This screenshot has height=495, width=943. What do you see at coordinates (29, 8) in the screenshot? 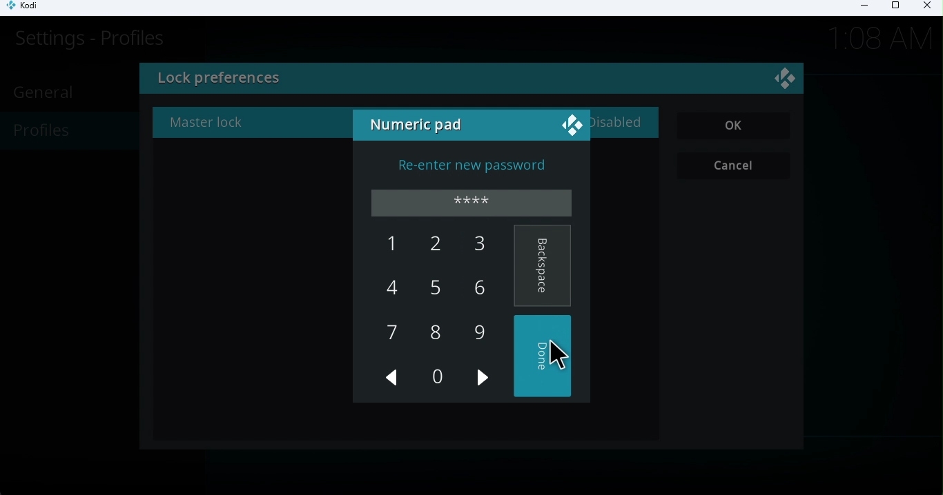
I see `Kodi icon` at bounding box center [29, 8].